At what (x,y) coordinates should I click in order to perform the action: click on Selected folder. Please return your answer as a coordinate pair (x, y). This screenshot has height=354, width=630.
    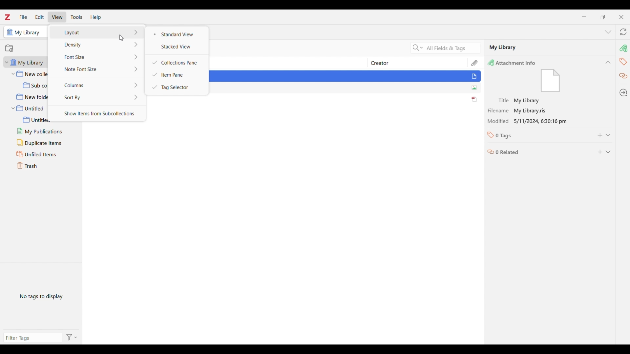
    Looking at the image, I should click on (24, 32).